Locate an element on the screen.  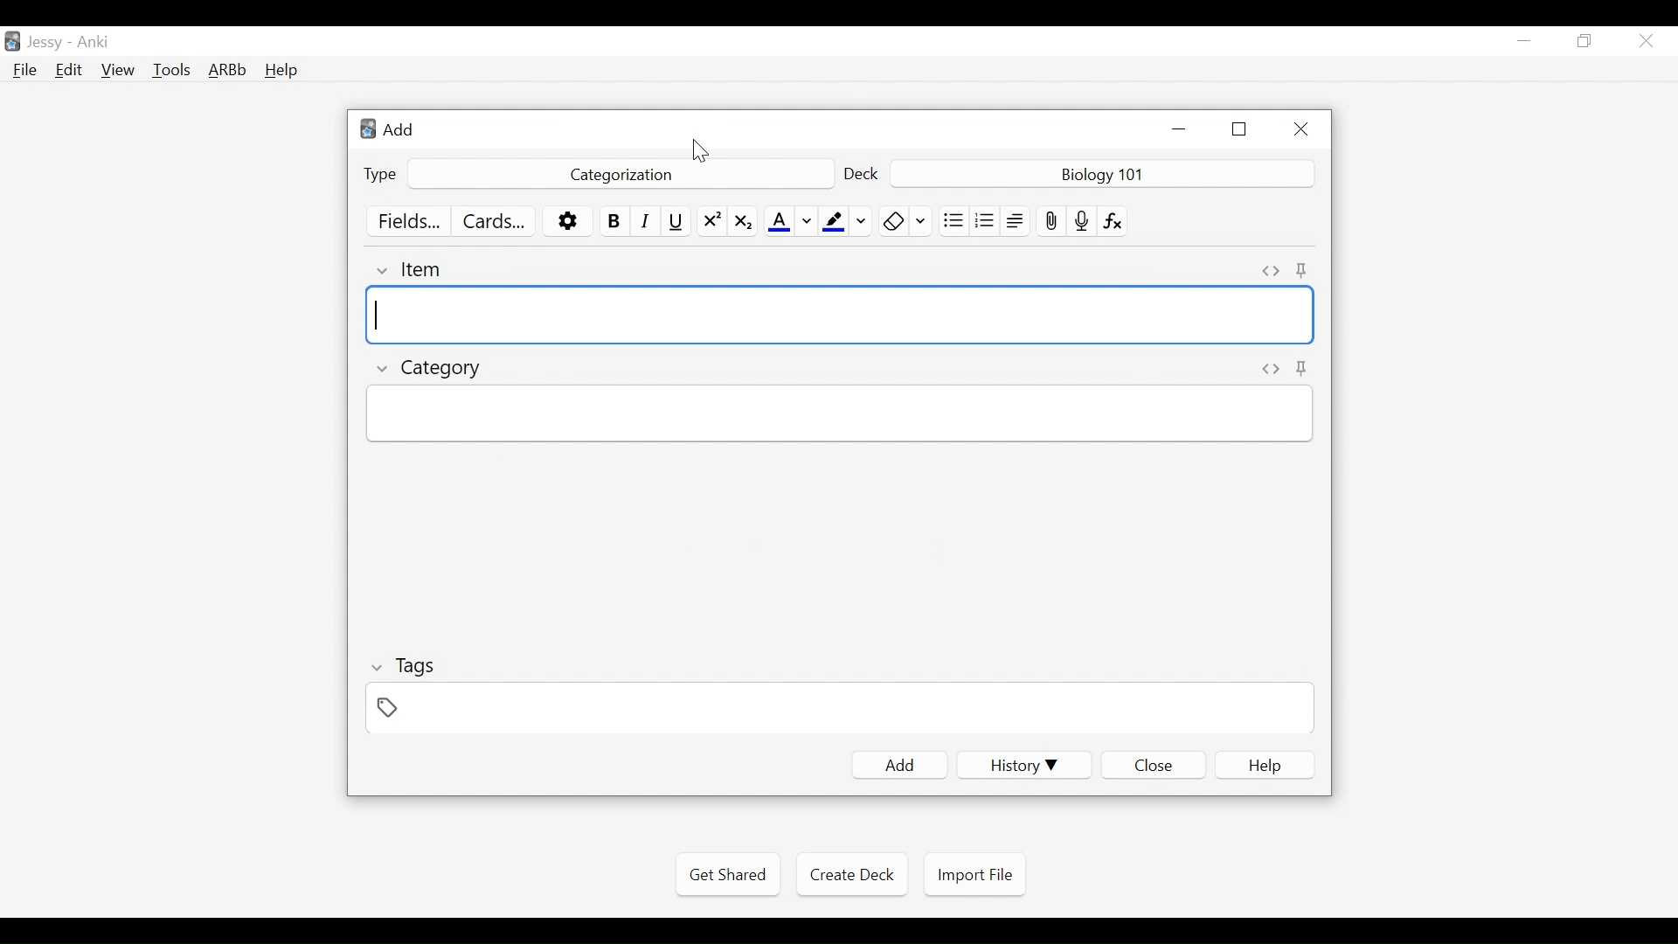
elp is located at coordinates (1266, 766).